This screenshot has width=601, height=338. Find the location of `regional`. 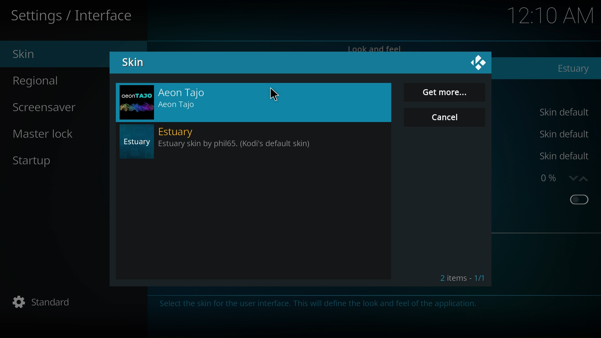

regional is located at coordinates (40, 83).